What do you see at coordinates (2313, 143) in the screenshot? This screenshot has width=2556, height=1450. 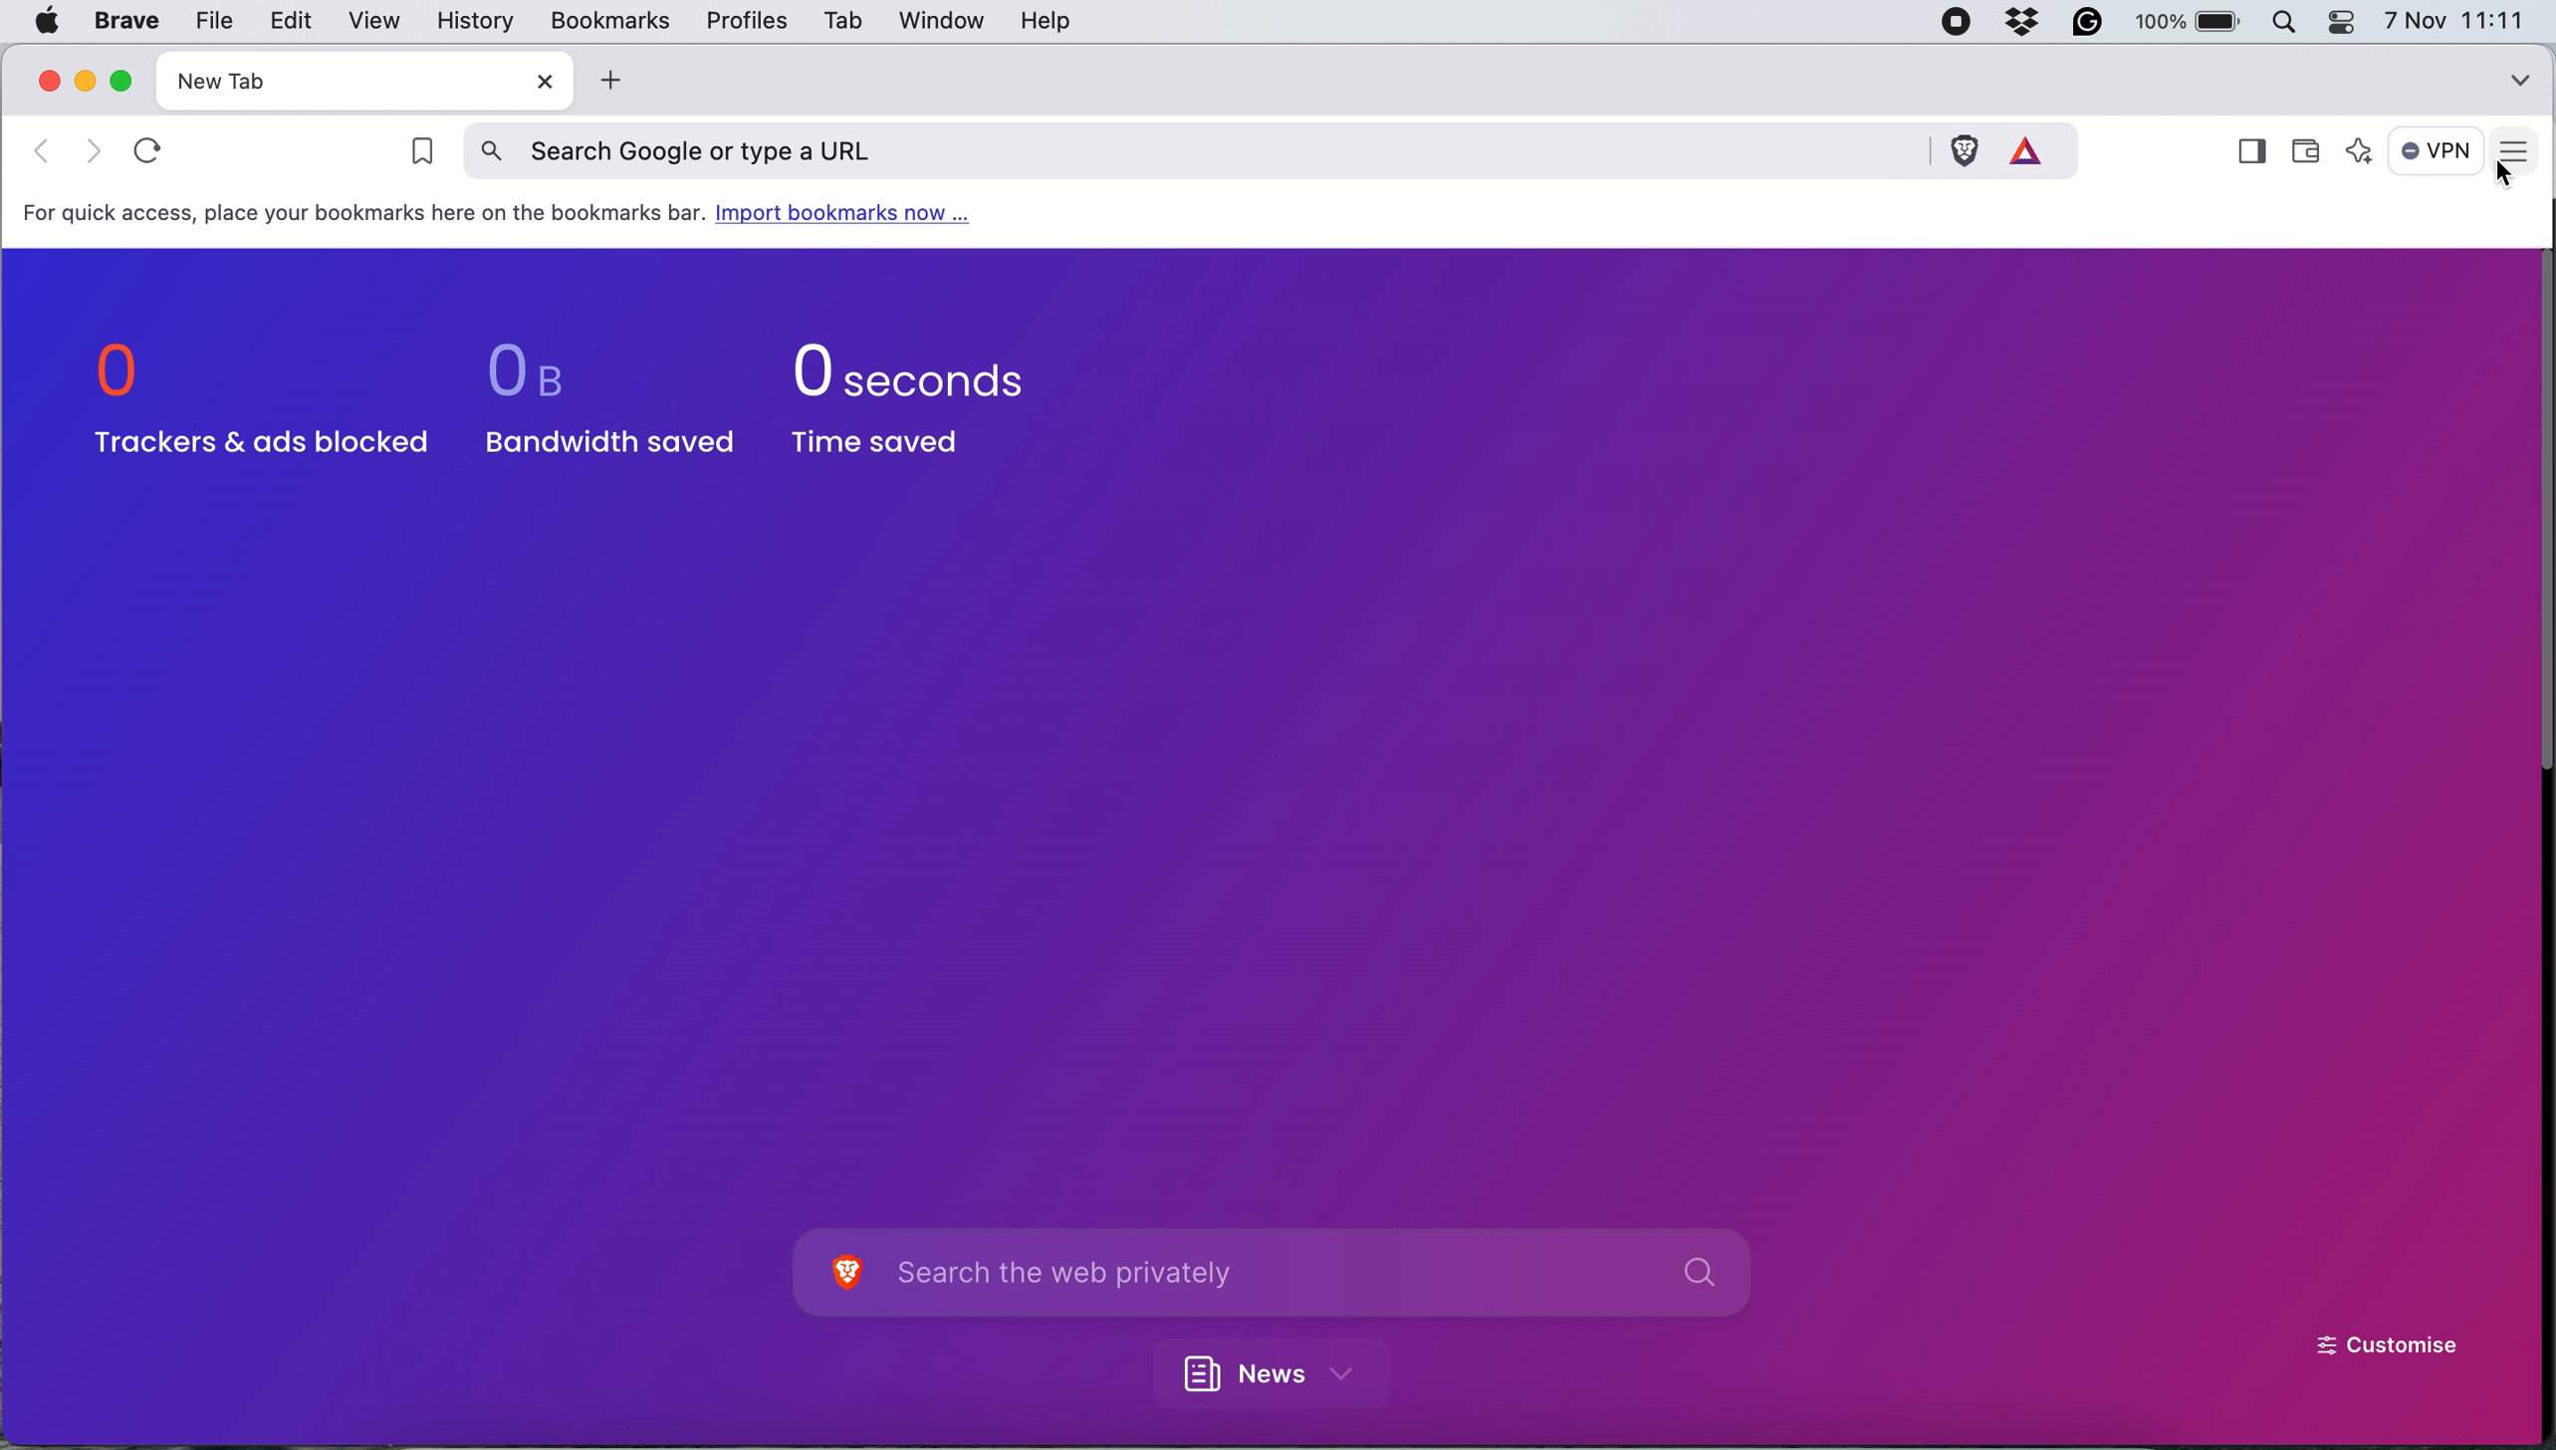 I see `wallet` at bounding box center [2313, 143].